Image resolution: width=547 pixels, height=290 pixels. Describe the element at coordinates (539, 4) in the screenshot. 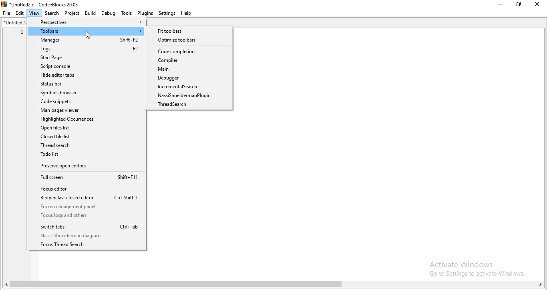

I see `close` at that location.